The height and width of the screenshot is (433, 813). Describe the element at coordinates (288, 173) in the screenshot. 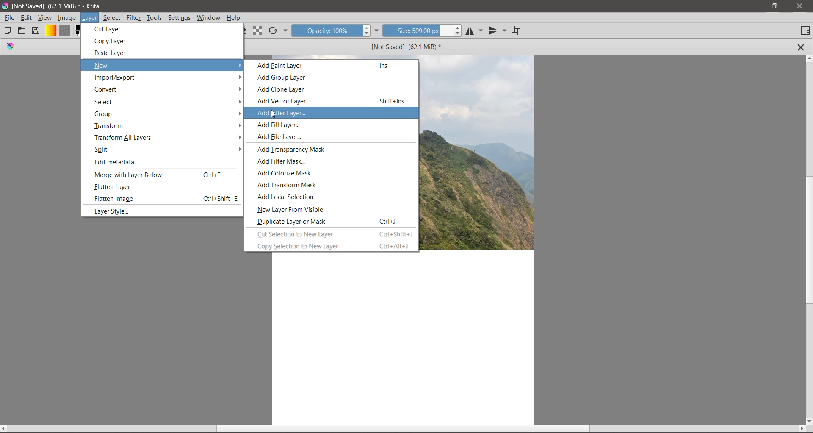

I see `Add Colonize Mask` at that location.